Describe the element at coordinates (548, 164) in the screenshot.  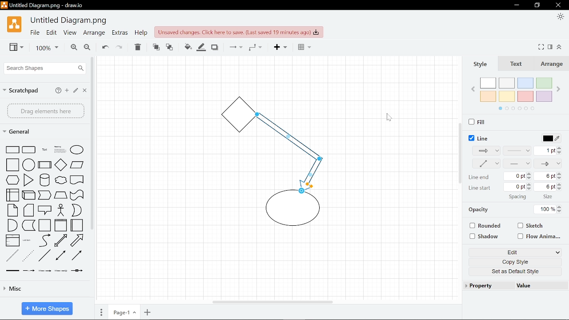
I see `Arrow Style Selector` at that location.